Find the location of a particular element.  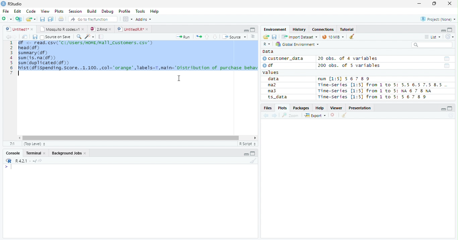

Scroll is located at coordinates (136, 138).